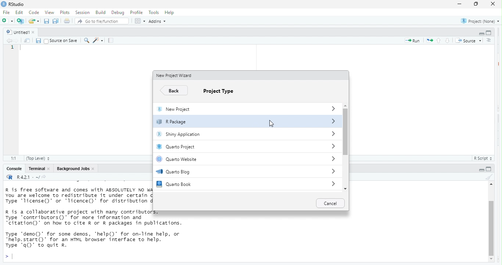  I want to click on Session, so click(82, 13).